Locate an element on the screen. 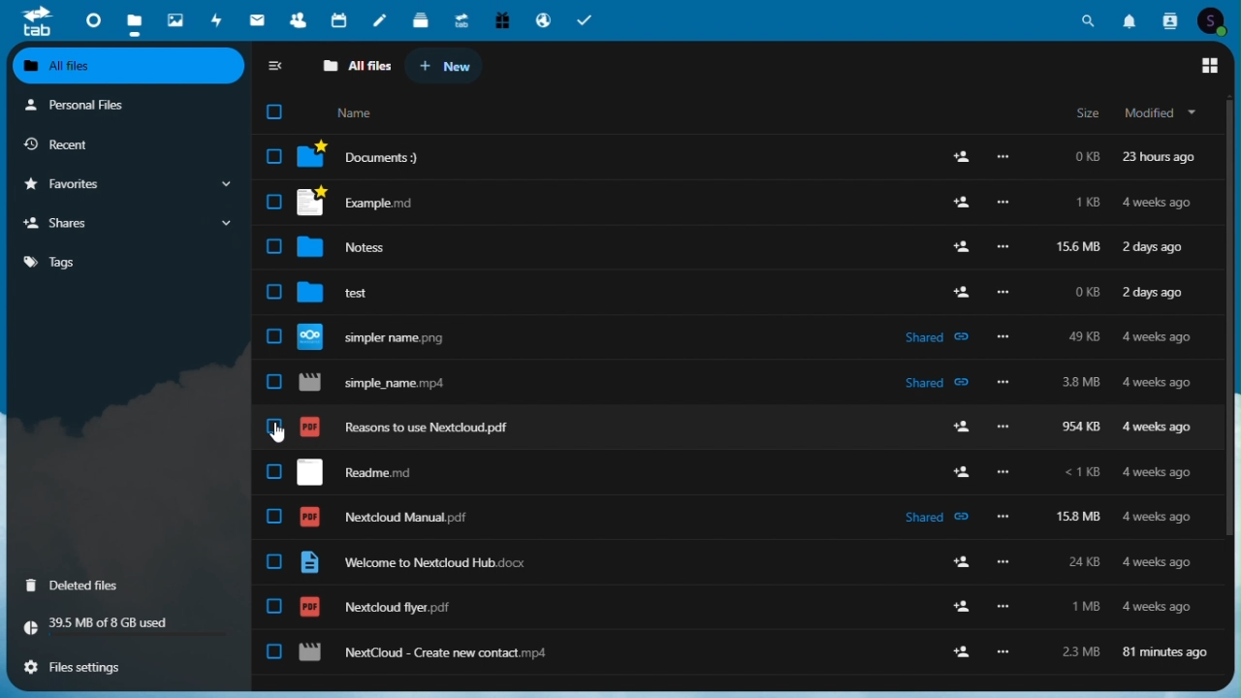 This screenshot has height=698, width=1241. test is located at coordinates (357, 290).